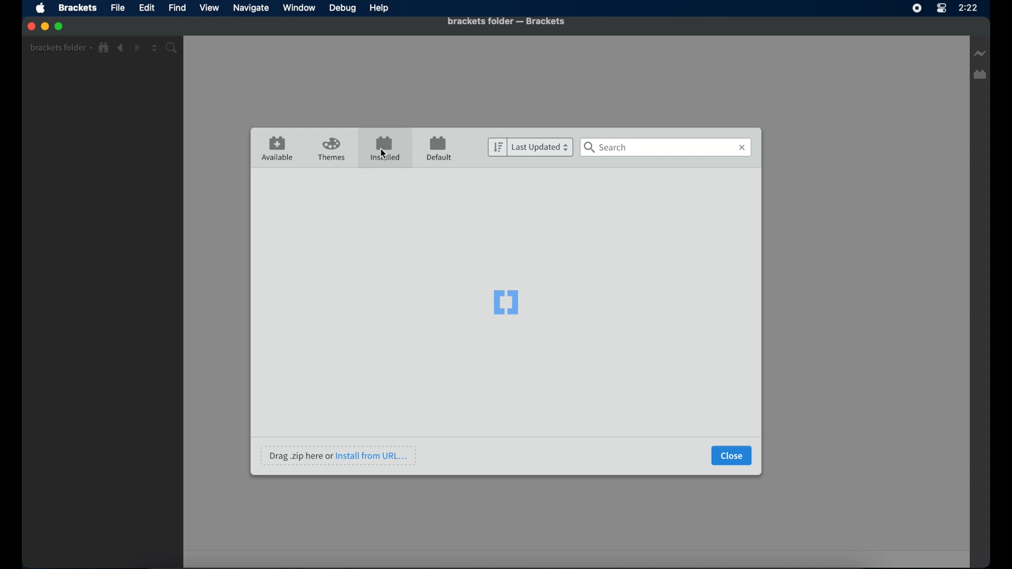 The width and height of the screenshot is (1012, 569). Describe the element at coordinates (209, 8) in the screenshot. I see `view` at that location.